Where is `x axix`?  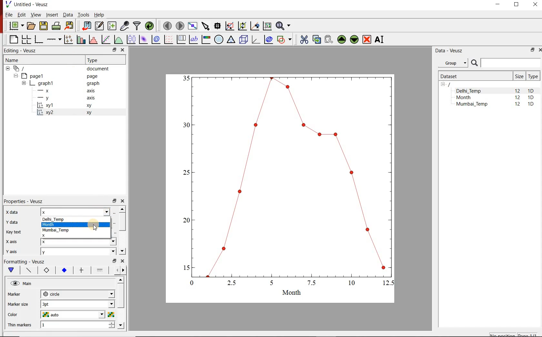 x axix is located at coordinates (10, 241).